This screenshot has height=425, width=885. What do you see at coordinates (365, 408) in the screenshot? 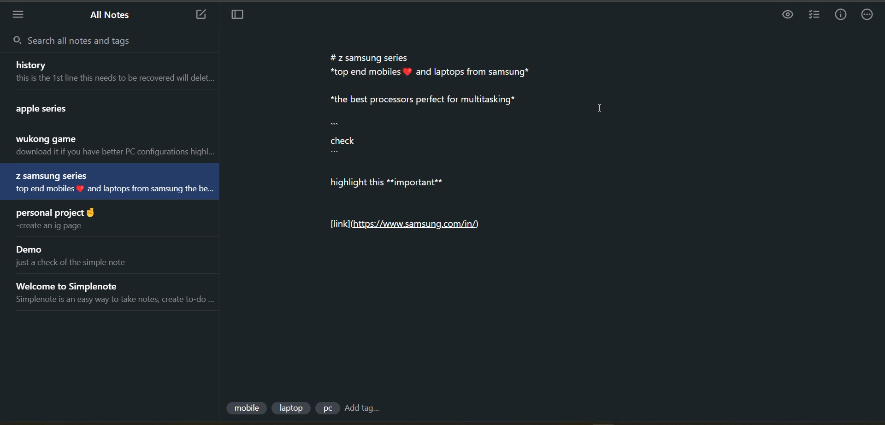
I see `add tag` at bounding box center [365, 408].